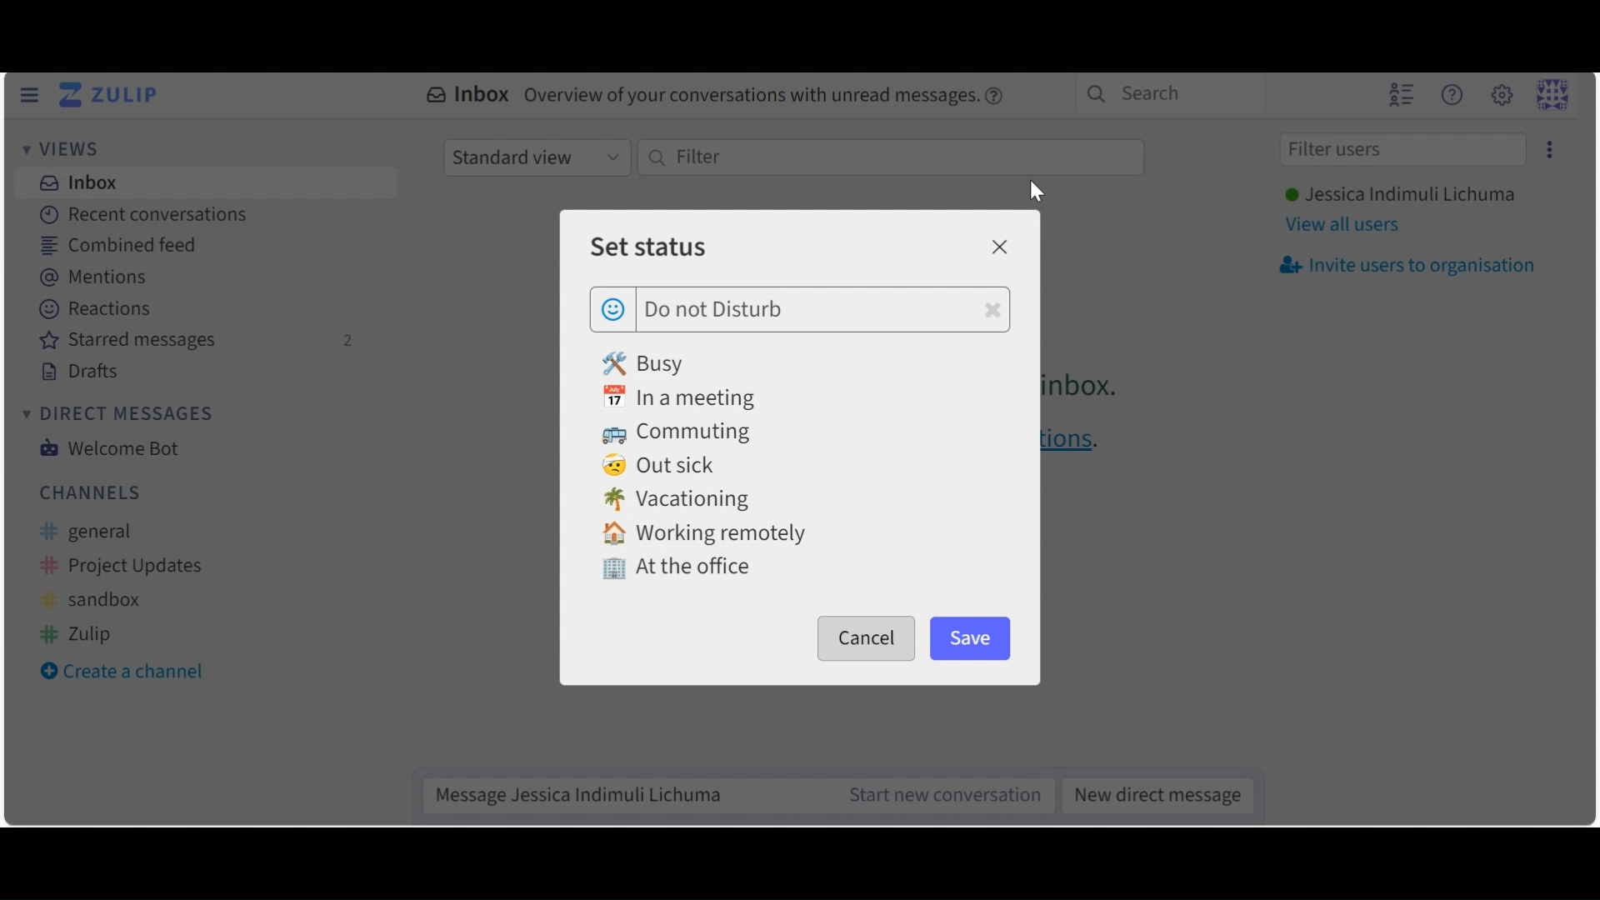 This screenshot has width=1600, height=900. I want to click on Go to Home View (inbox), so click(112, 96).